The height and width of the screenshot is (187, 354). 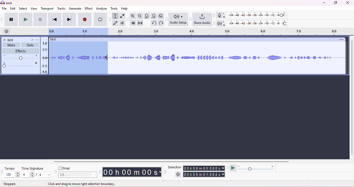 What do you see at coordinates (11, 45) in the screenshot?
I see `mute` at bounding box center [11, 45].